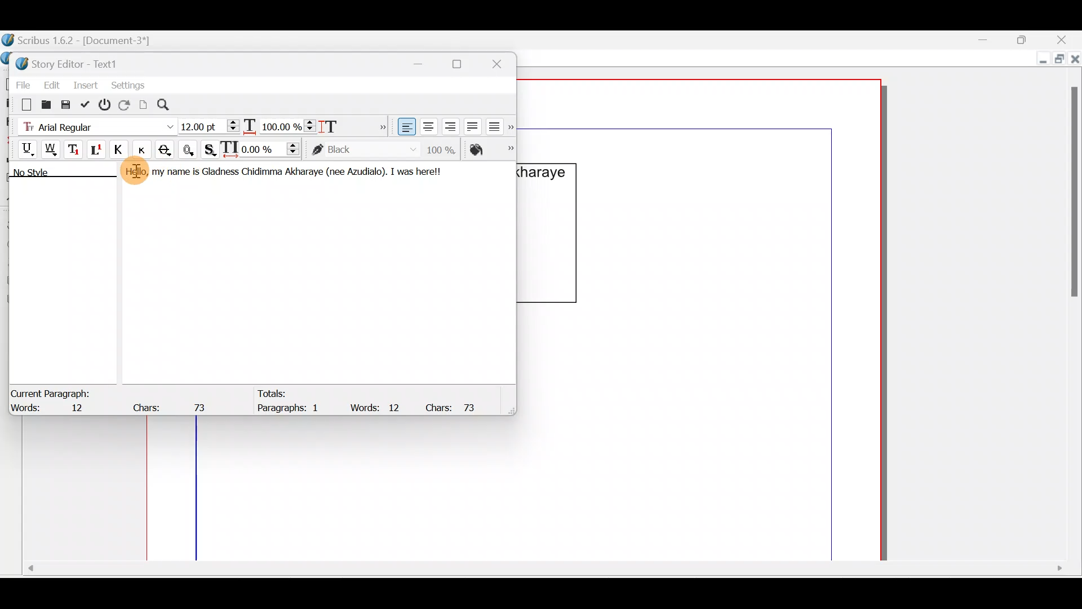 Image resolution: width=1082 pixels, height=609 pixels. I want to click on Underline words only, so click(52, 149).